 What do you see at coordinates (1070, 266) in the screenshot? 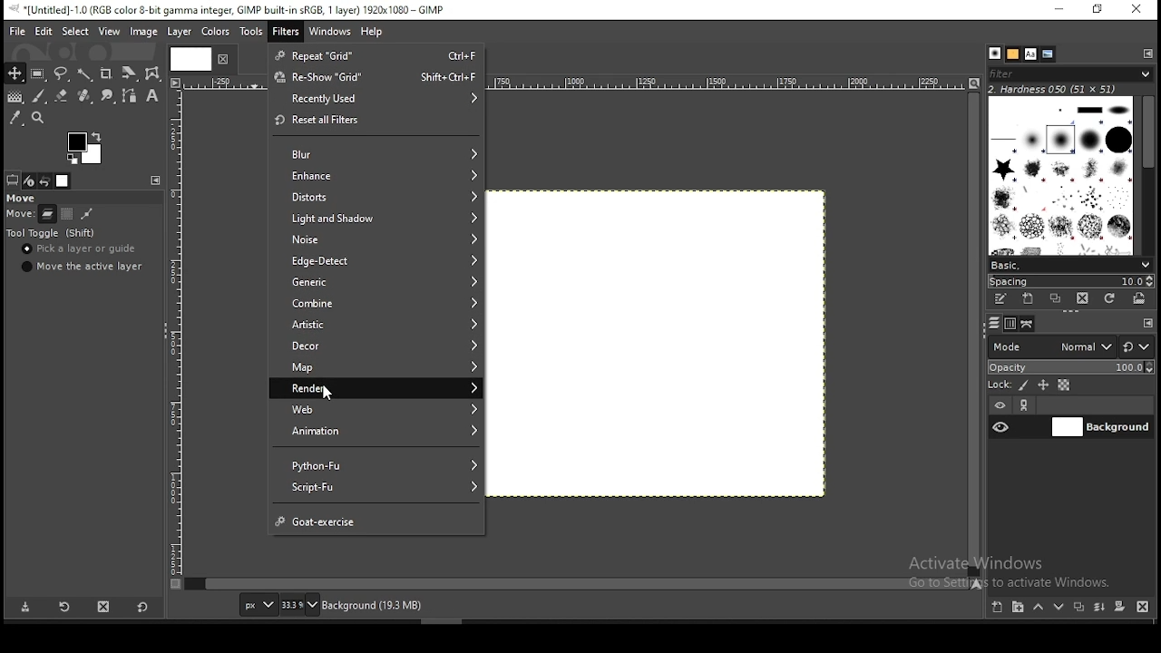
I see `brush presets` at bounding box center [1070, 266].